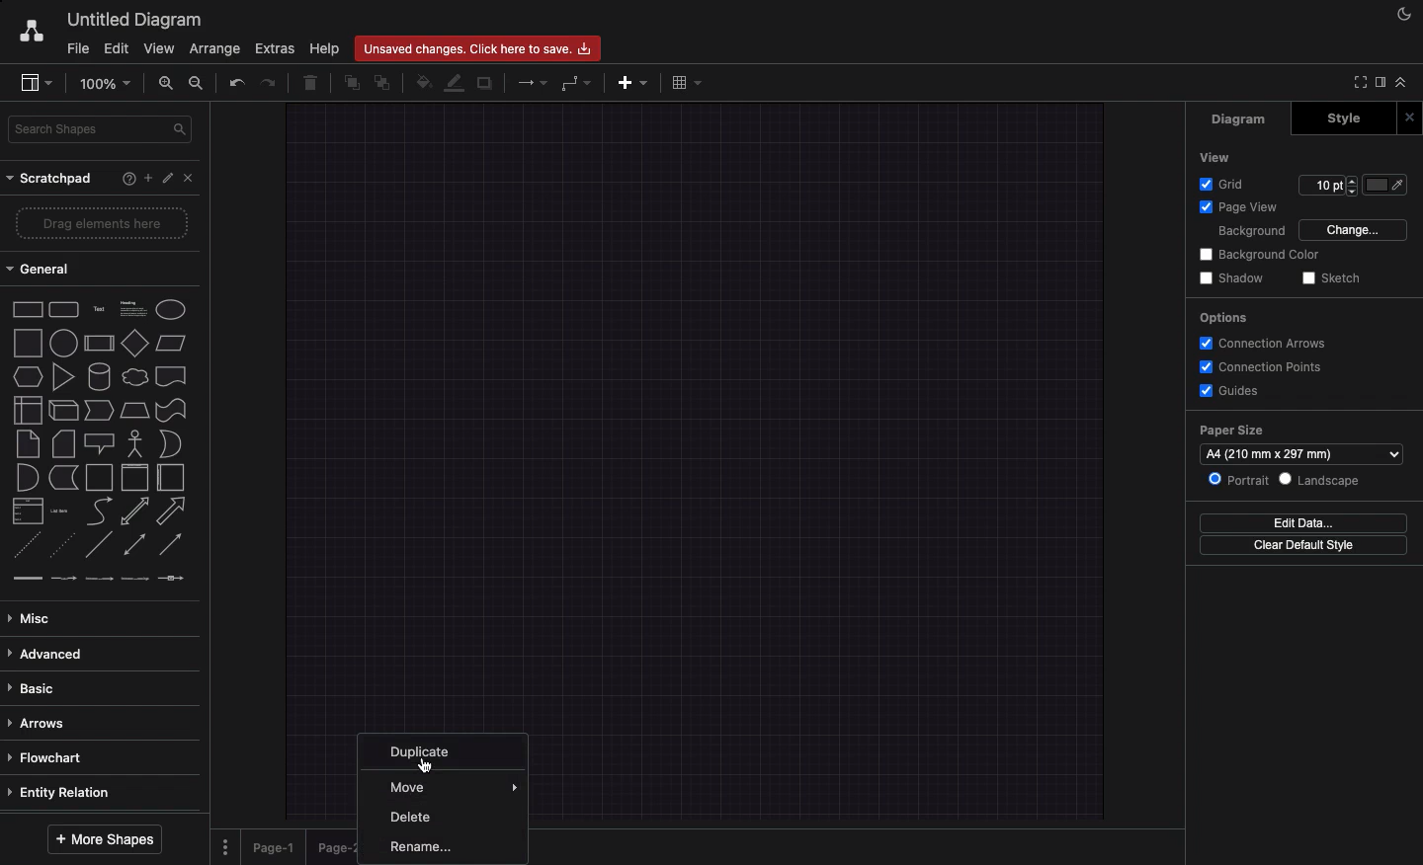 Image resolution: width=1423 pixels, height=865 pixels. What do you see at coordinates (1305, 453) in the screenshot?
I see `a4 (210 mmx297 mm) ` at bounding box center [1305, 453].